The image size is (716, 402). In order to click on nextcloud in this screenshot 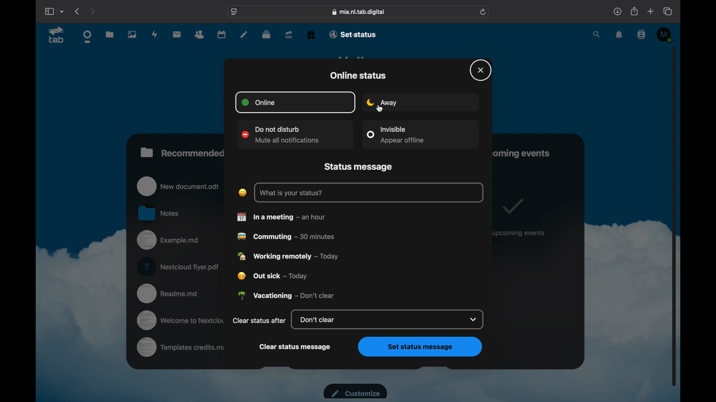, I will do `click(180, 267)`.